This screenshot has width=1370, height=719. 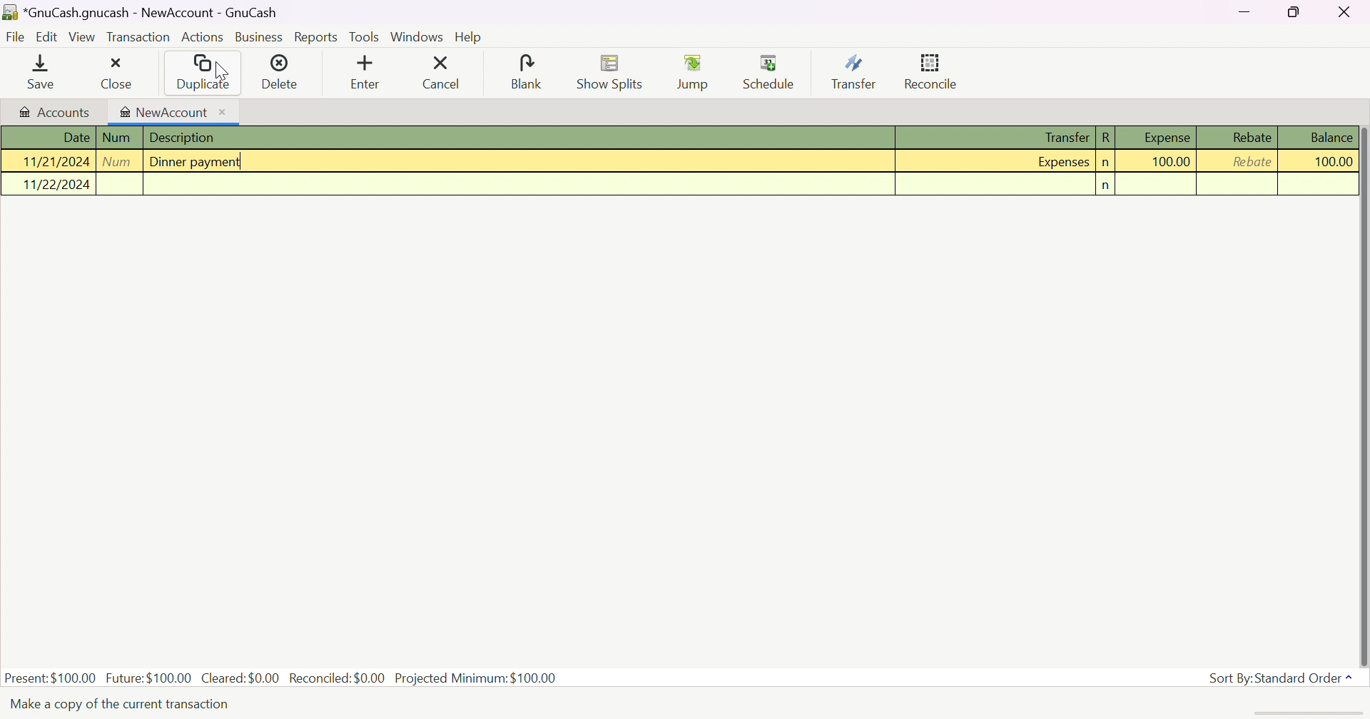 What do you see at coordinates (419, 38) in the screenshot?
I see `Windows` at bounding box center [419, 38].